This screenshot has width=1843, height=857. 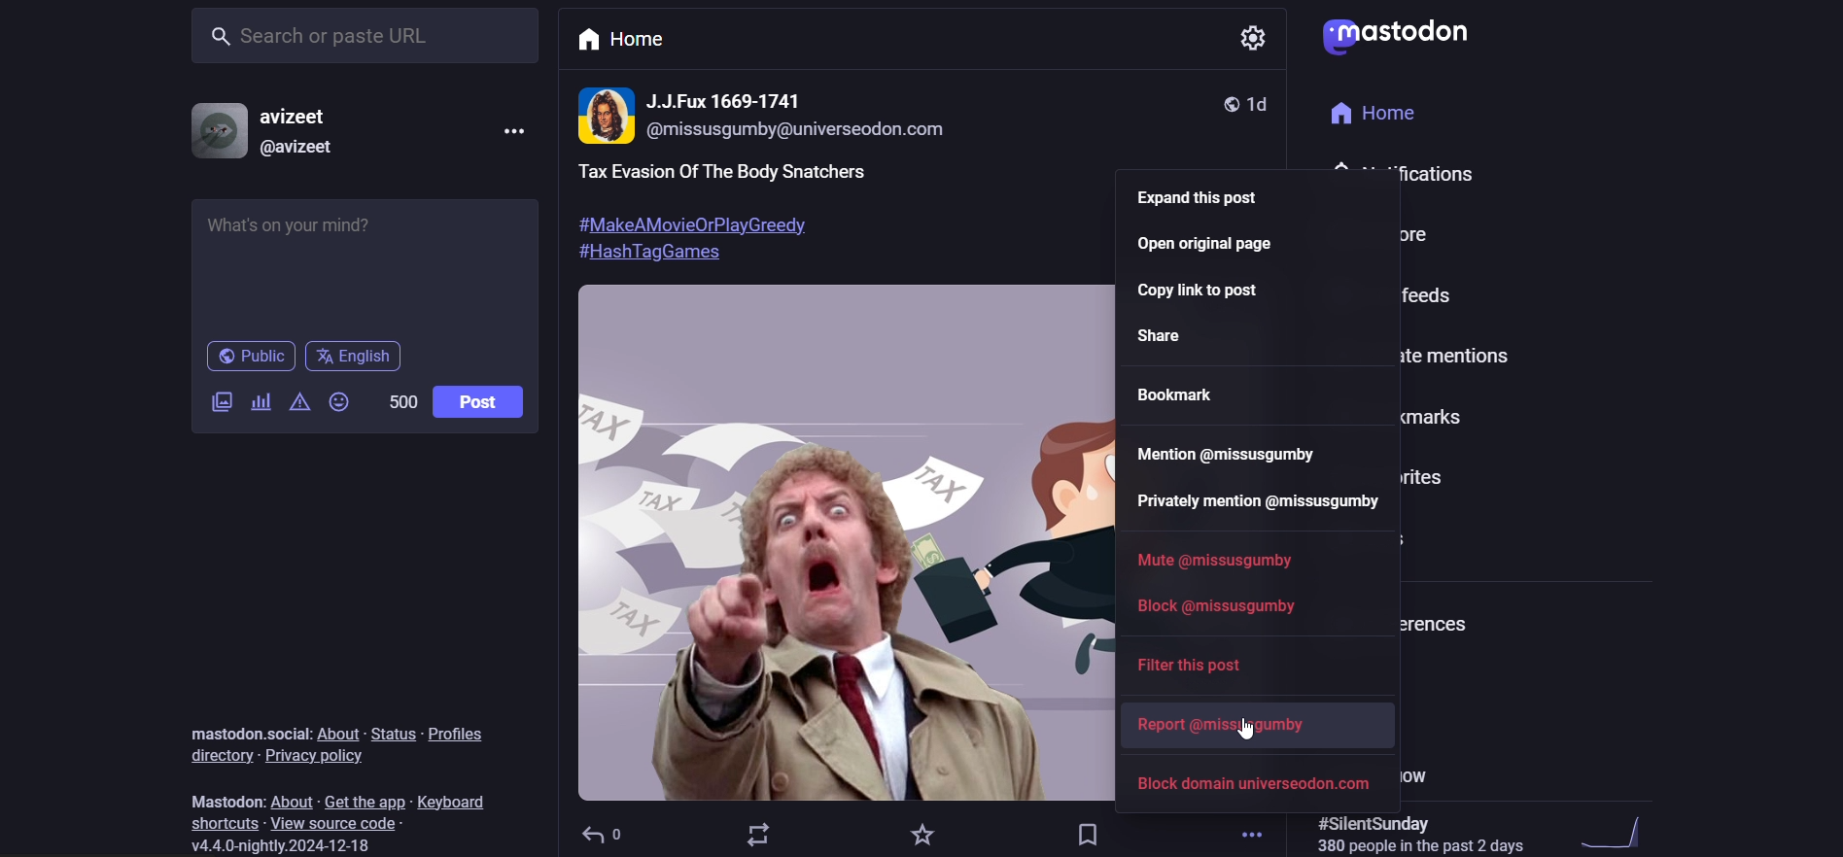 I want to click on mastodon, so click(x=218, y=797).